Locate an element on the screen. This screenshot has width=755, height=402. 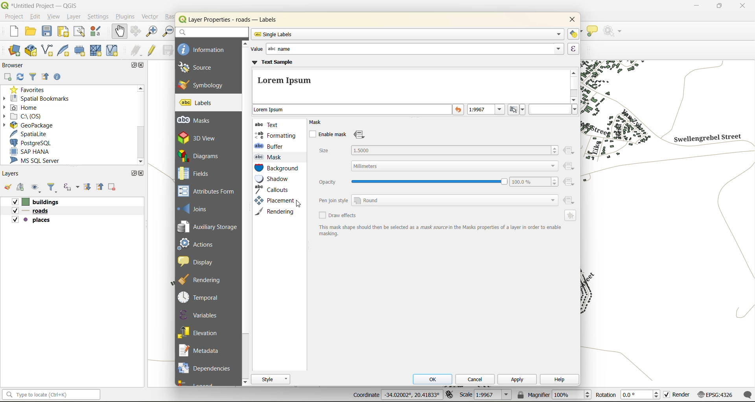
single labels is located at coordinates (407, 34).